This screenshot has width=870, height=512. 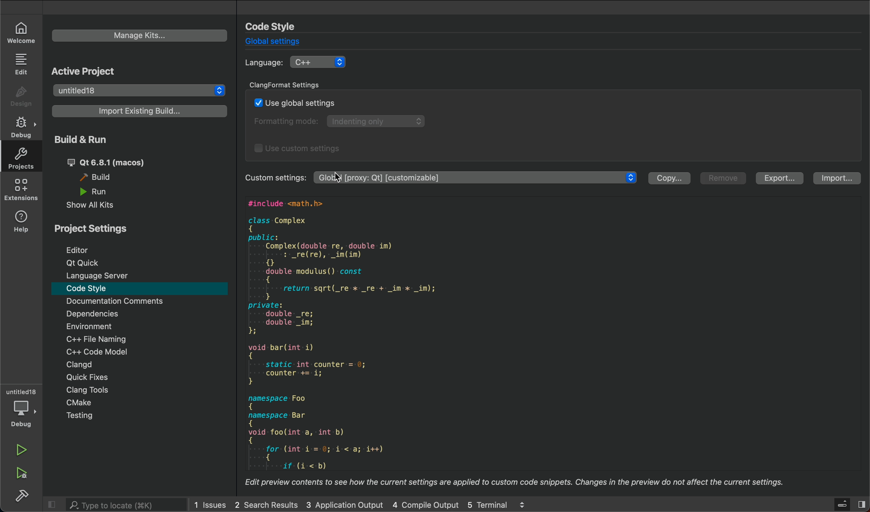 What do you see at coordinates (125, 504) in the screenshot?
I see `search bar` at bounding box center [125, 504].